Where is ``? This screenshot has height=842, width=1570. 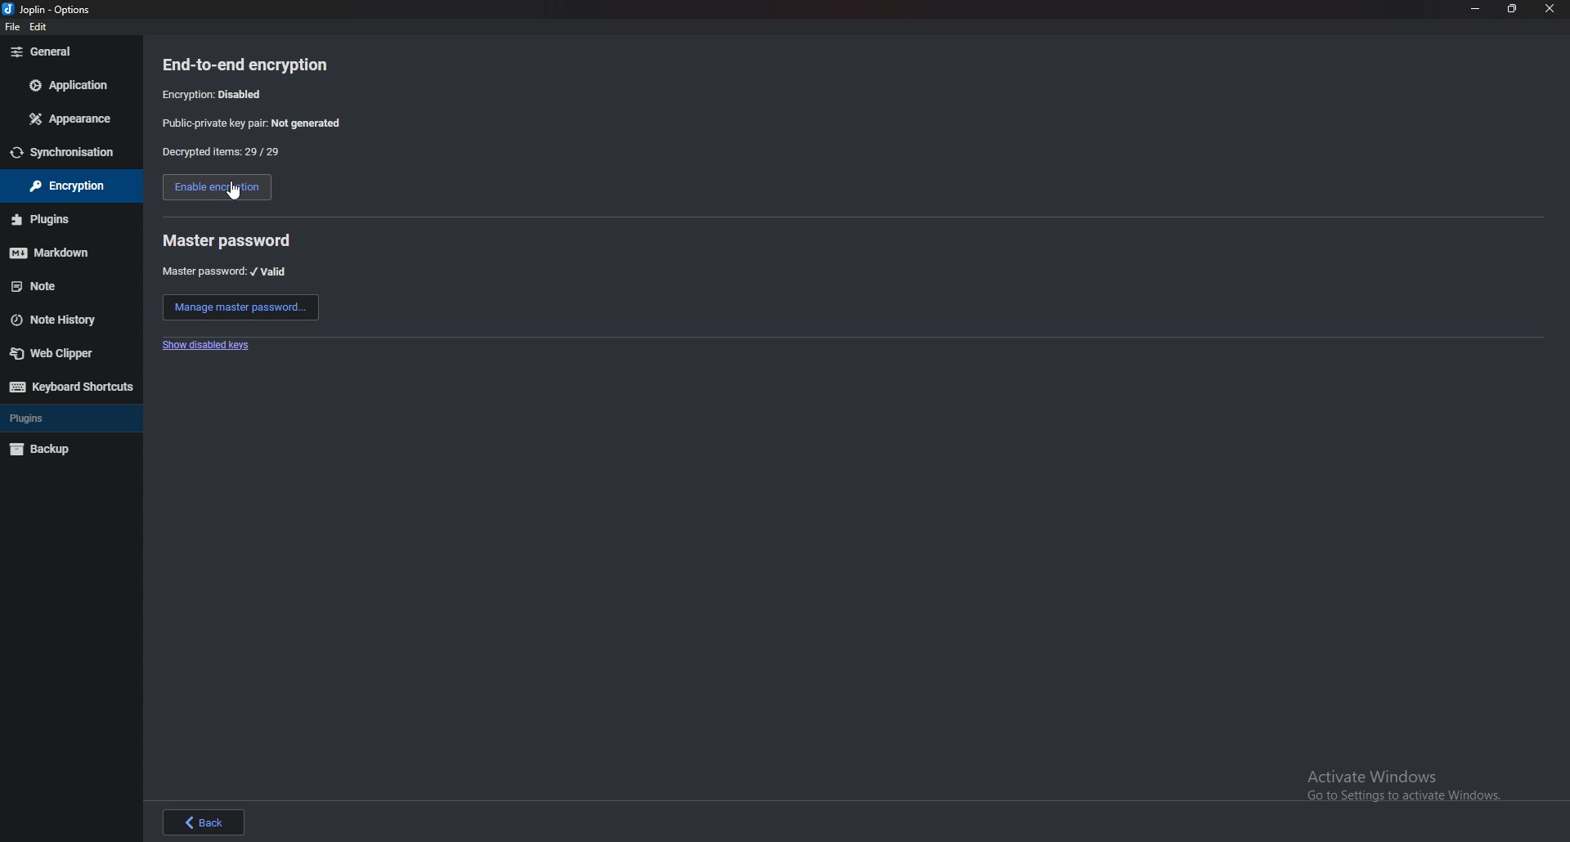  is located at coordinates (40, 26).